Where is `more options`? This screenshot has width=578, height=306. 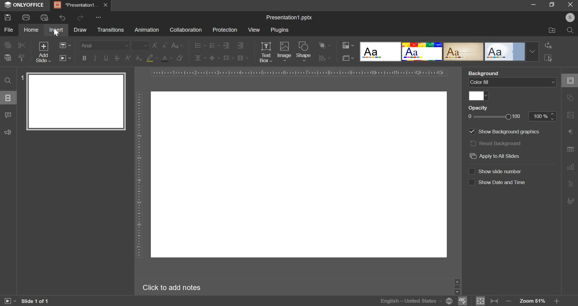
more options is located at coordinates (100, 18).